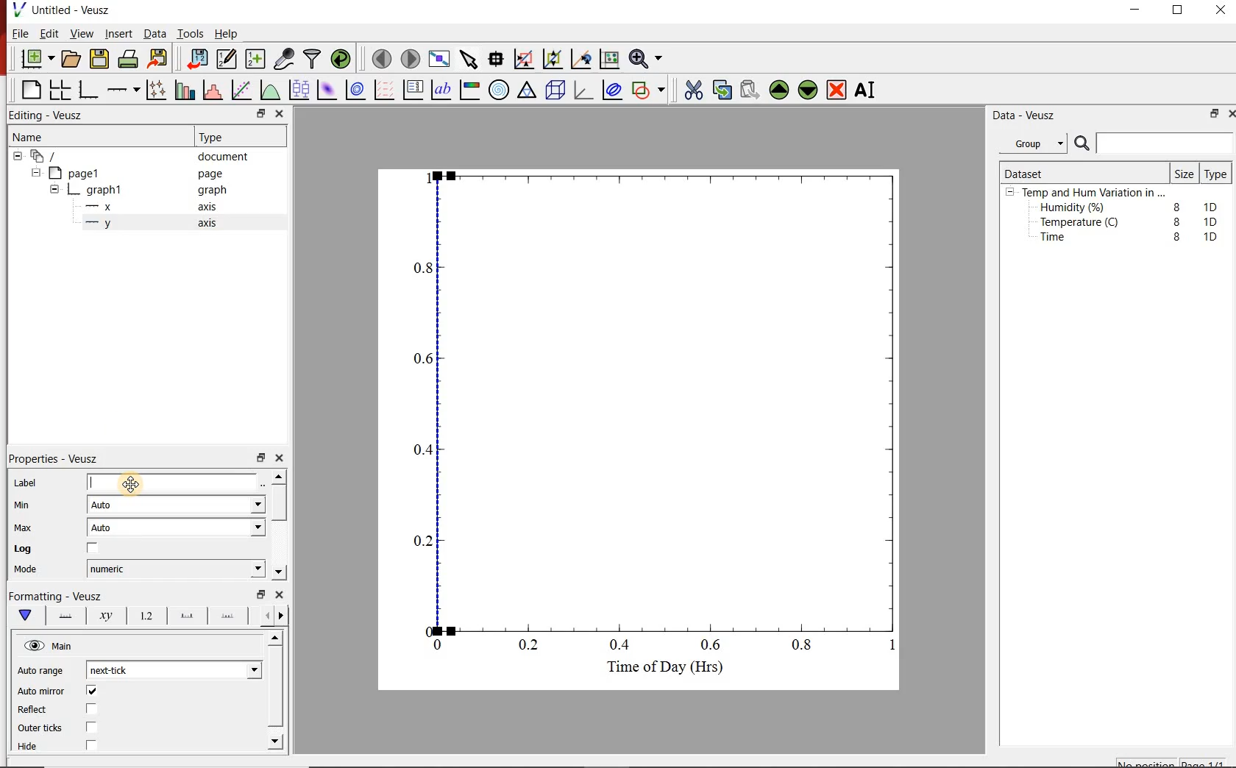  I want to click on 3d scene, so click(556, 92).